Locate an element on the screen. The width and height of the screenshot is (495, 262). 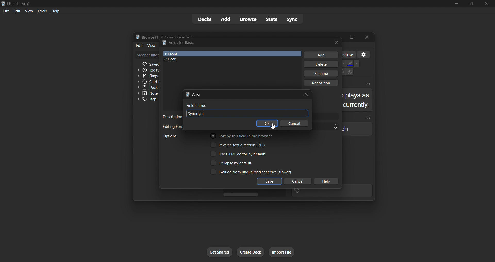
title bar is located at coordinates (243, 42).